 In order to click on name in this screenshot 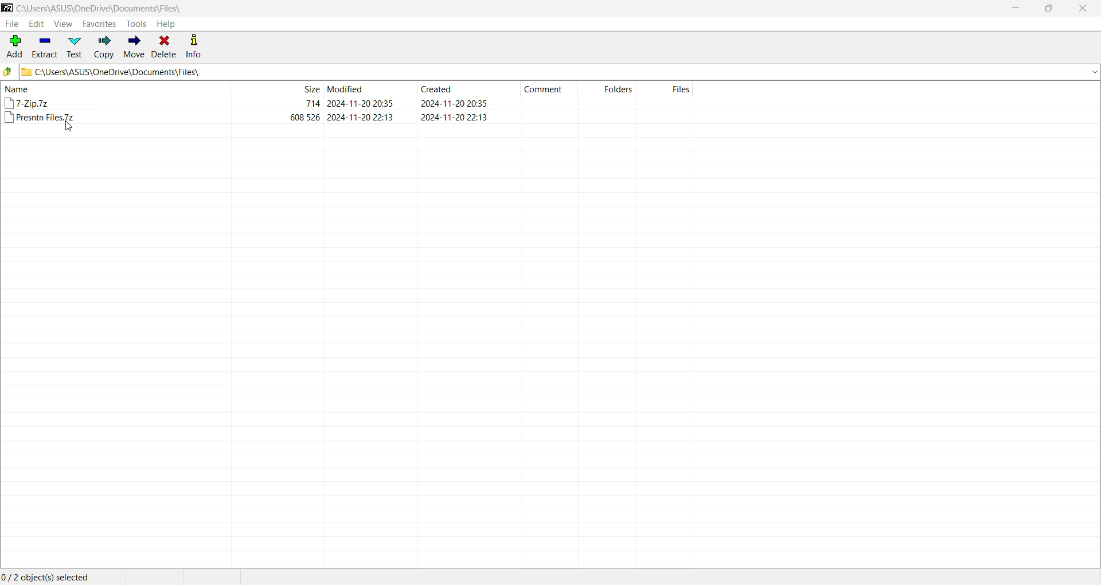, I will do `click(17, 89)`.